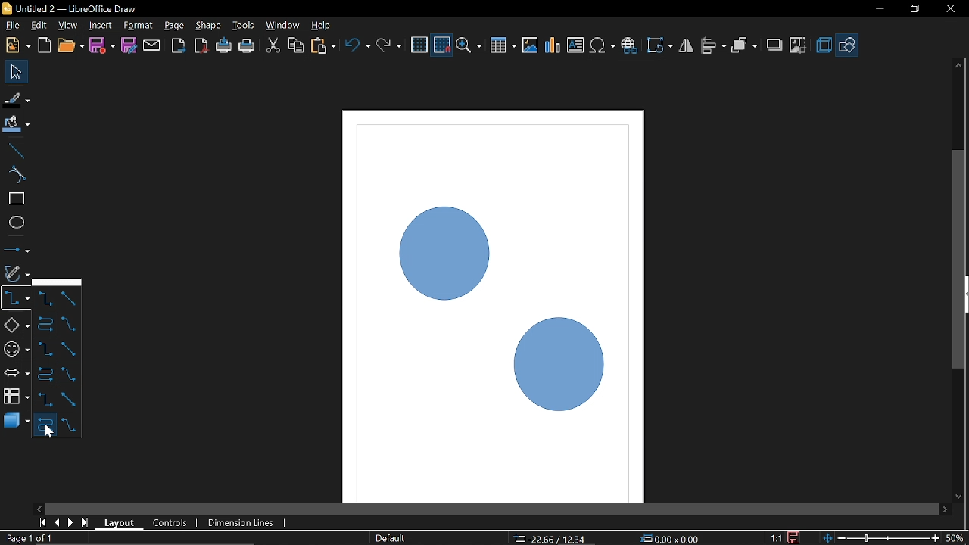 The height and width of the screenshot is (545, 969). Describe the element at coordinates (553, 538) in the screenshot. I see `CO-ordinates` at that location.